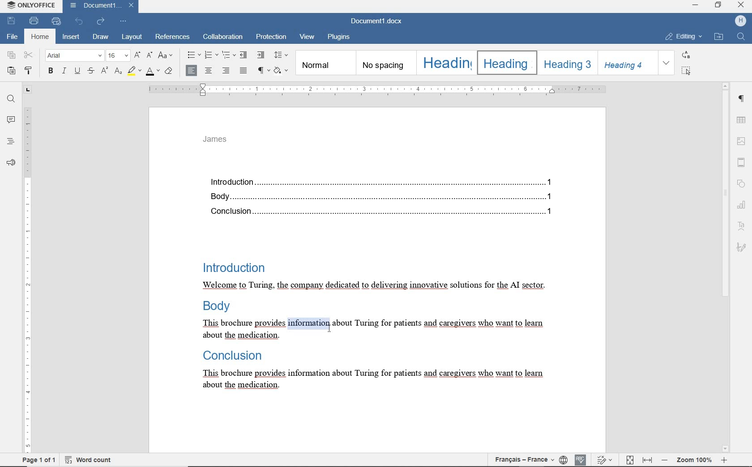  I want to click on DOCUMENT NAME, so click(101, 6).